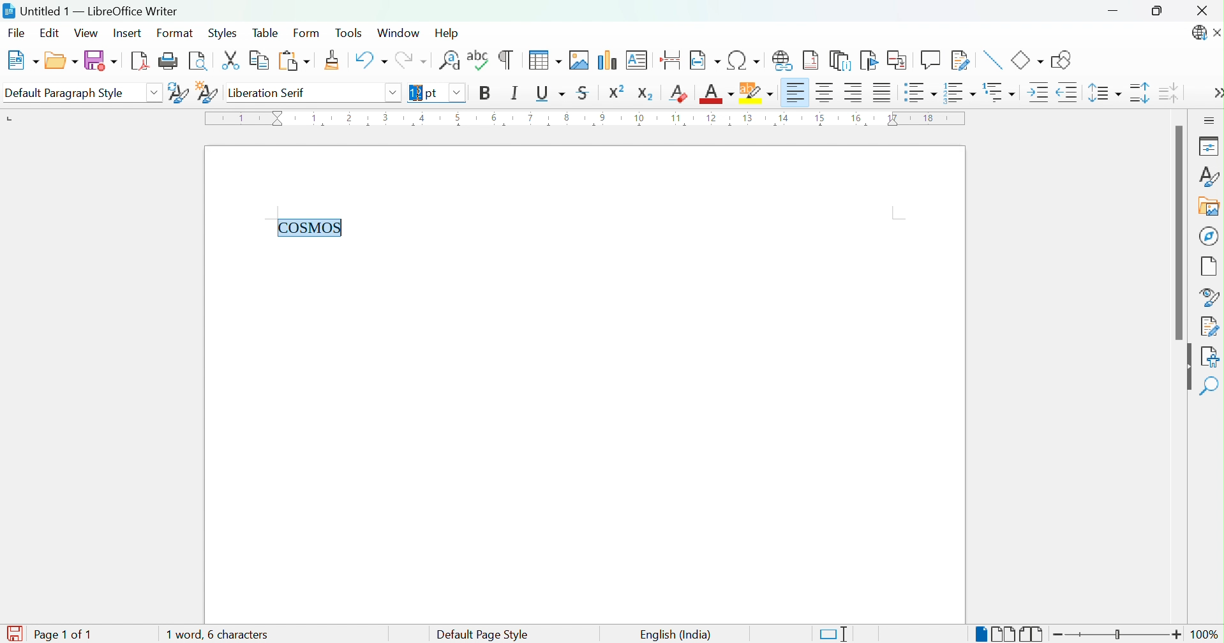 This screenshot has width=1224, height=643. I want to click on Draw Basic Shapes, so click(1062, 60).